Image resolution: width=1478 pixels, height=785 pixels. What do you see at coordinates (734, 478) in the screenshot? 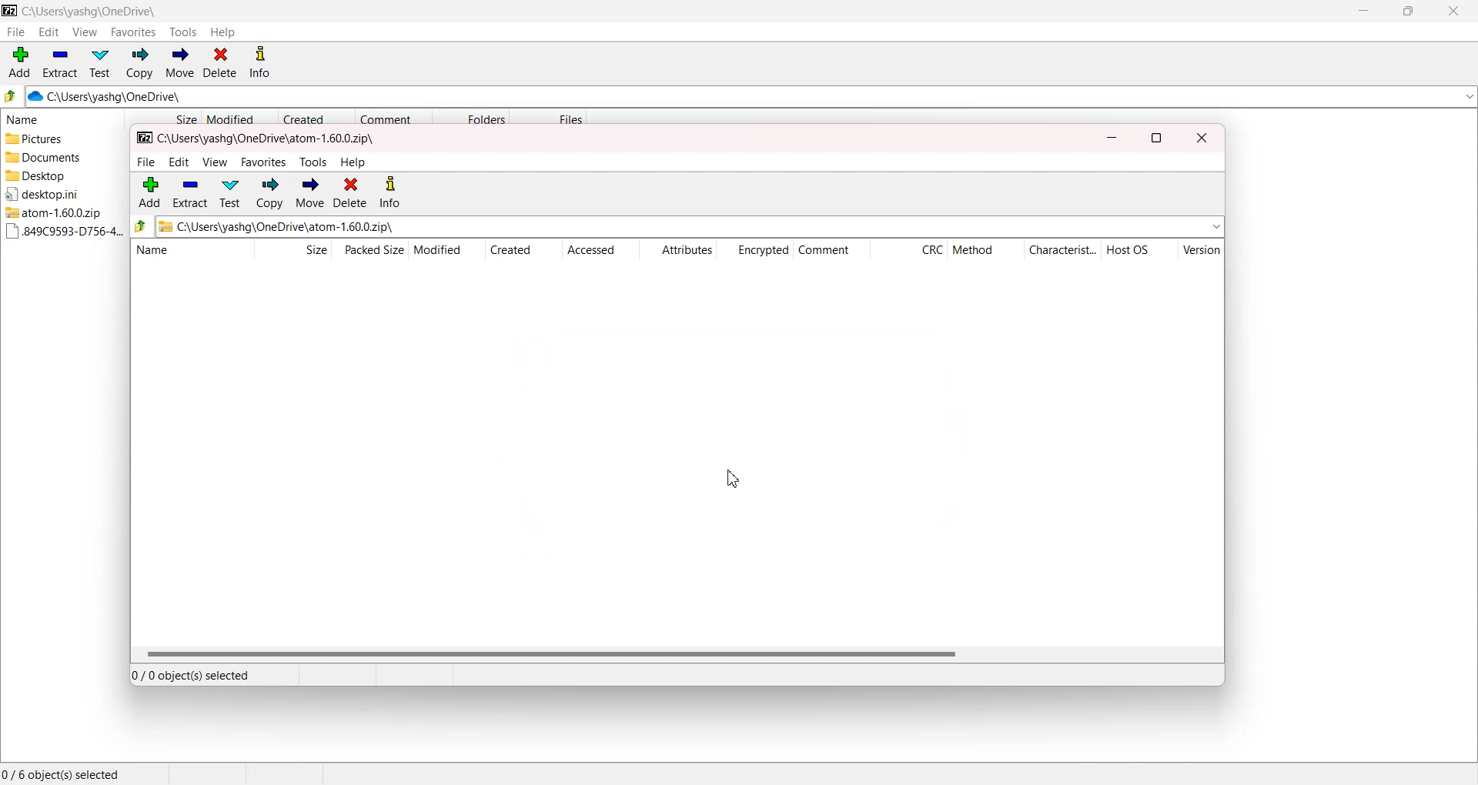
I see `Cursor` at bounding box center [734, 478].